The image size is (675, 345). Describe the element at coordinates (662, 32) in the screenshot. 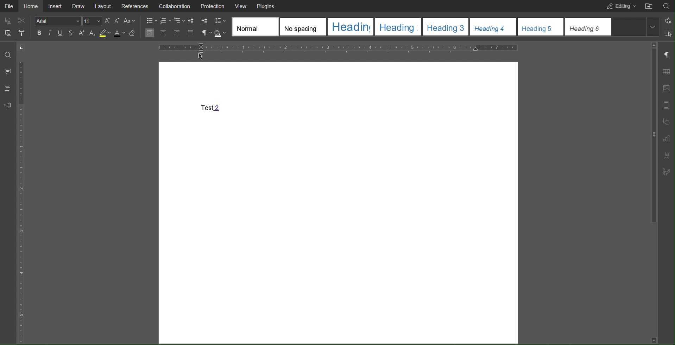

I see `Selection` at that location.